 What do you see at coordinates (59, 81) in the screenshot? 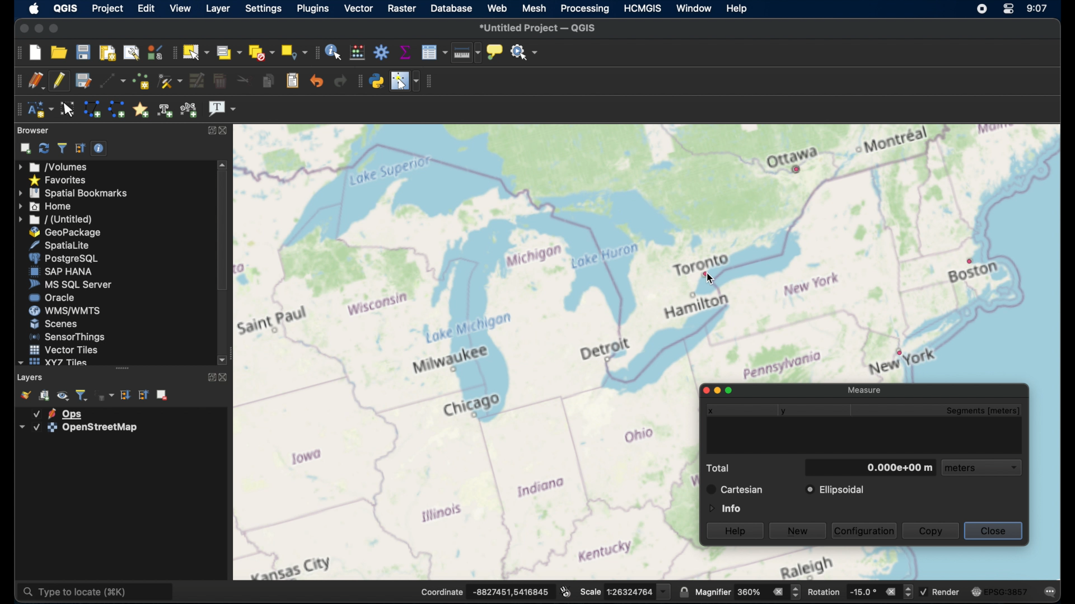
I see `toggle editing` at bounding box center [59, 81].